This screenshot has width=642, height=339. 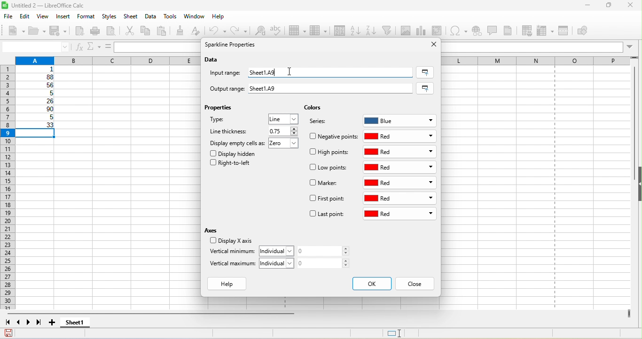 I want to click on red, so click(x=401, y=183).